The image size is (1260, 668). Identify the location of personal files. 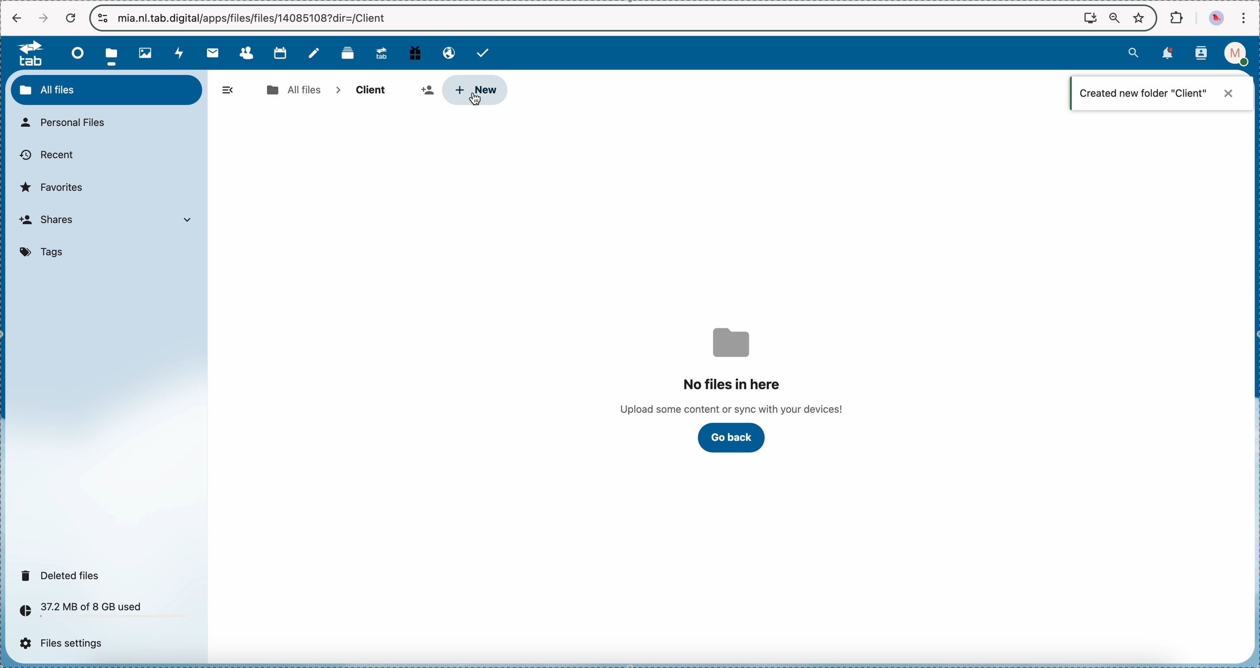
(68, 123).